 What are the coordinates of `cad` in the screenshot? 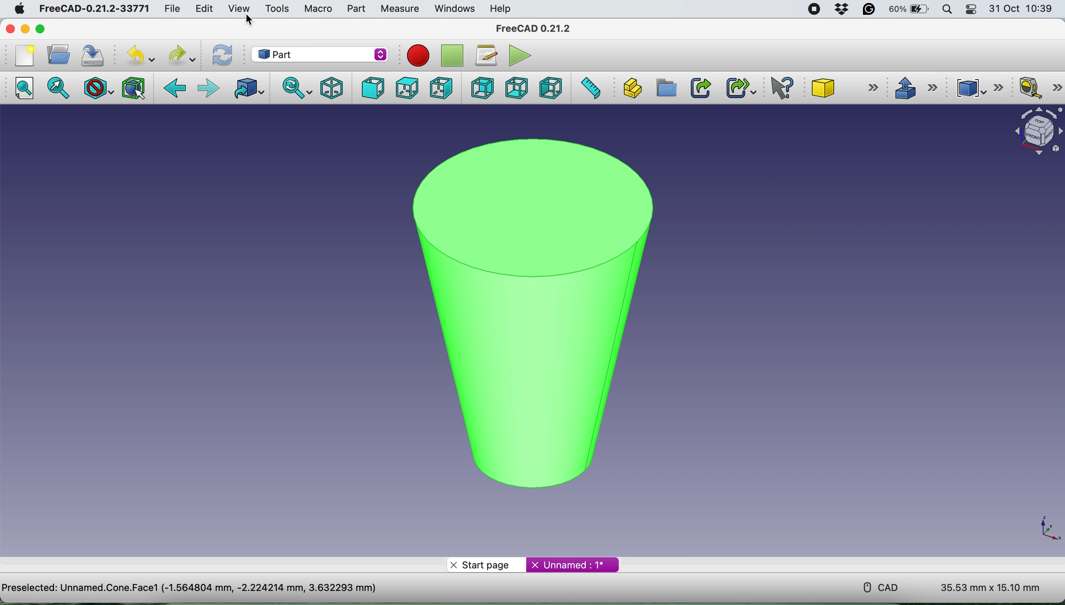 It's located at (875, 586).